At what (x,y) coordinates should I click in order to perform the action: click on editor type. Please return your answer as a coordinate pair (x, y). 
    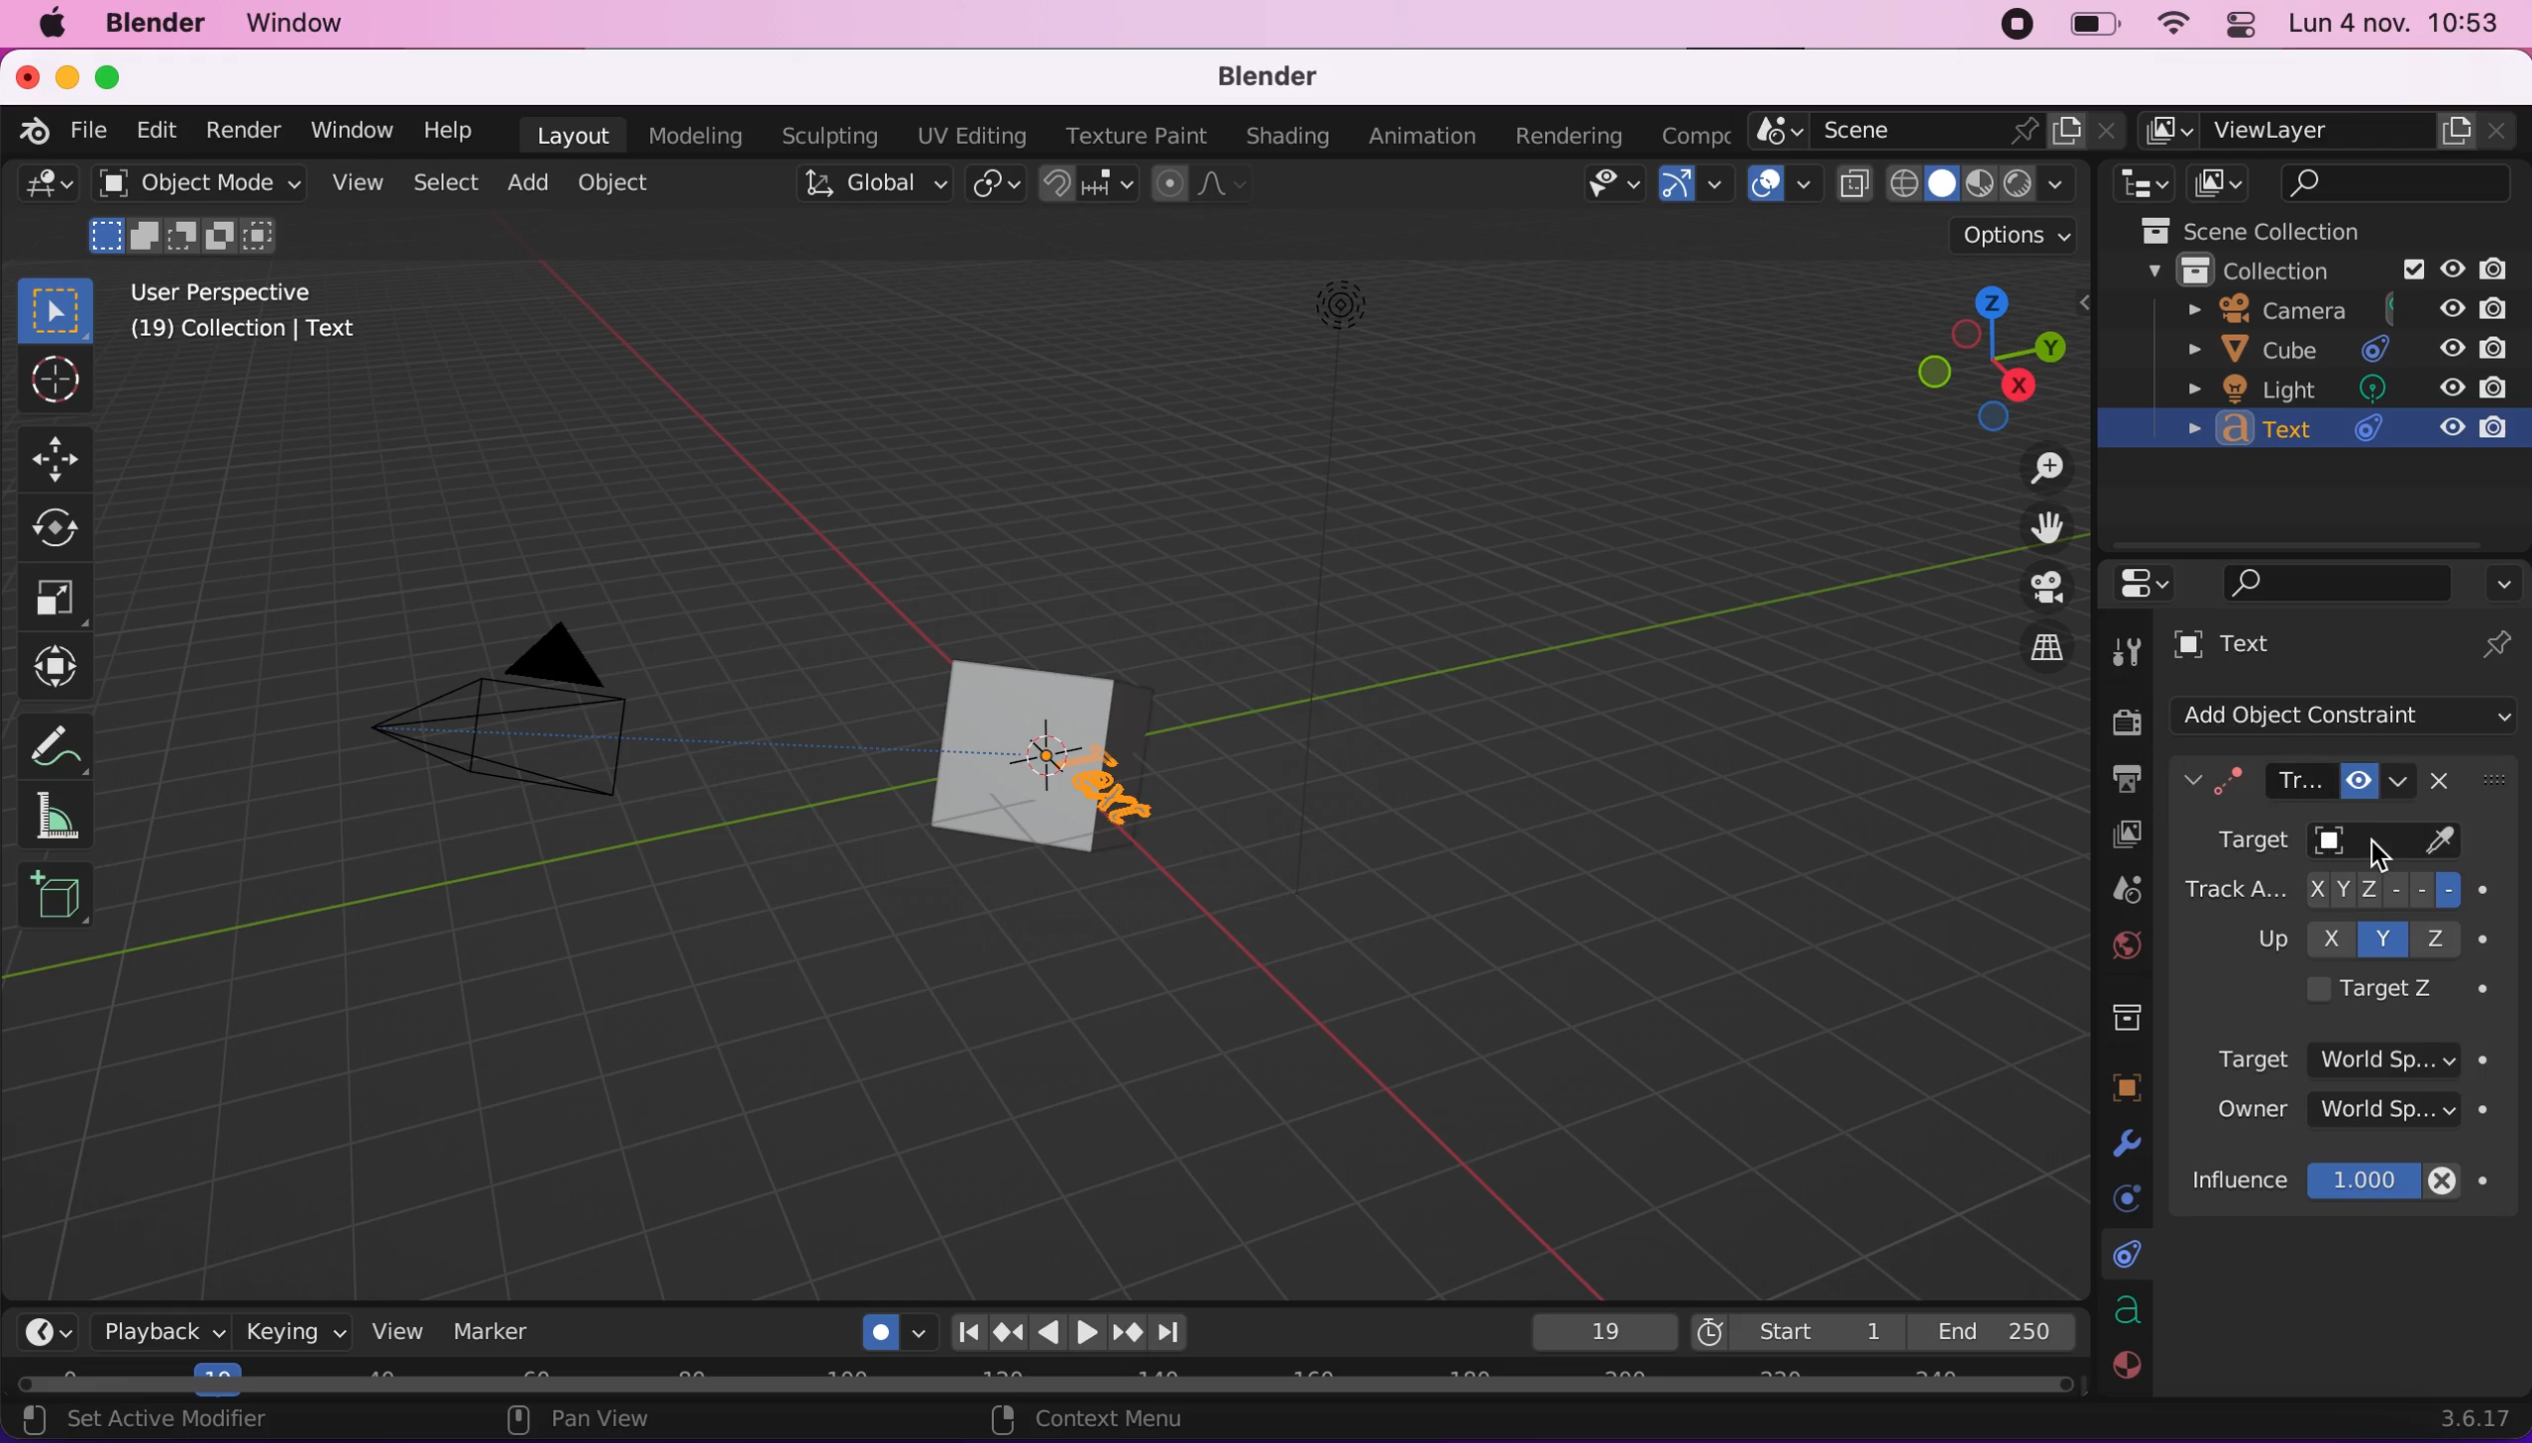
    Looking at the image, I should click on (2153, 583).